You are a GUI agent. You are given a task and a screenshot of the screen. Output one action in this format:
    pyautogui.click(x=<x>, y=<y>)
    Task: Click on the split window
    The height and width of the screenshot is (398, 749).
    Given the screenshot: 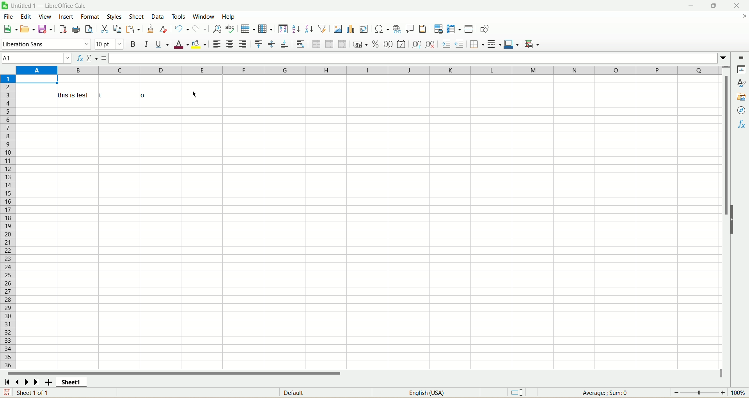 What is the action you would take?
    pyautogui.click(x=469, y=30)
    